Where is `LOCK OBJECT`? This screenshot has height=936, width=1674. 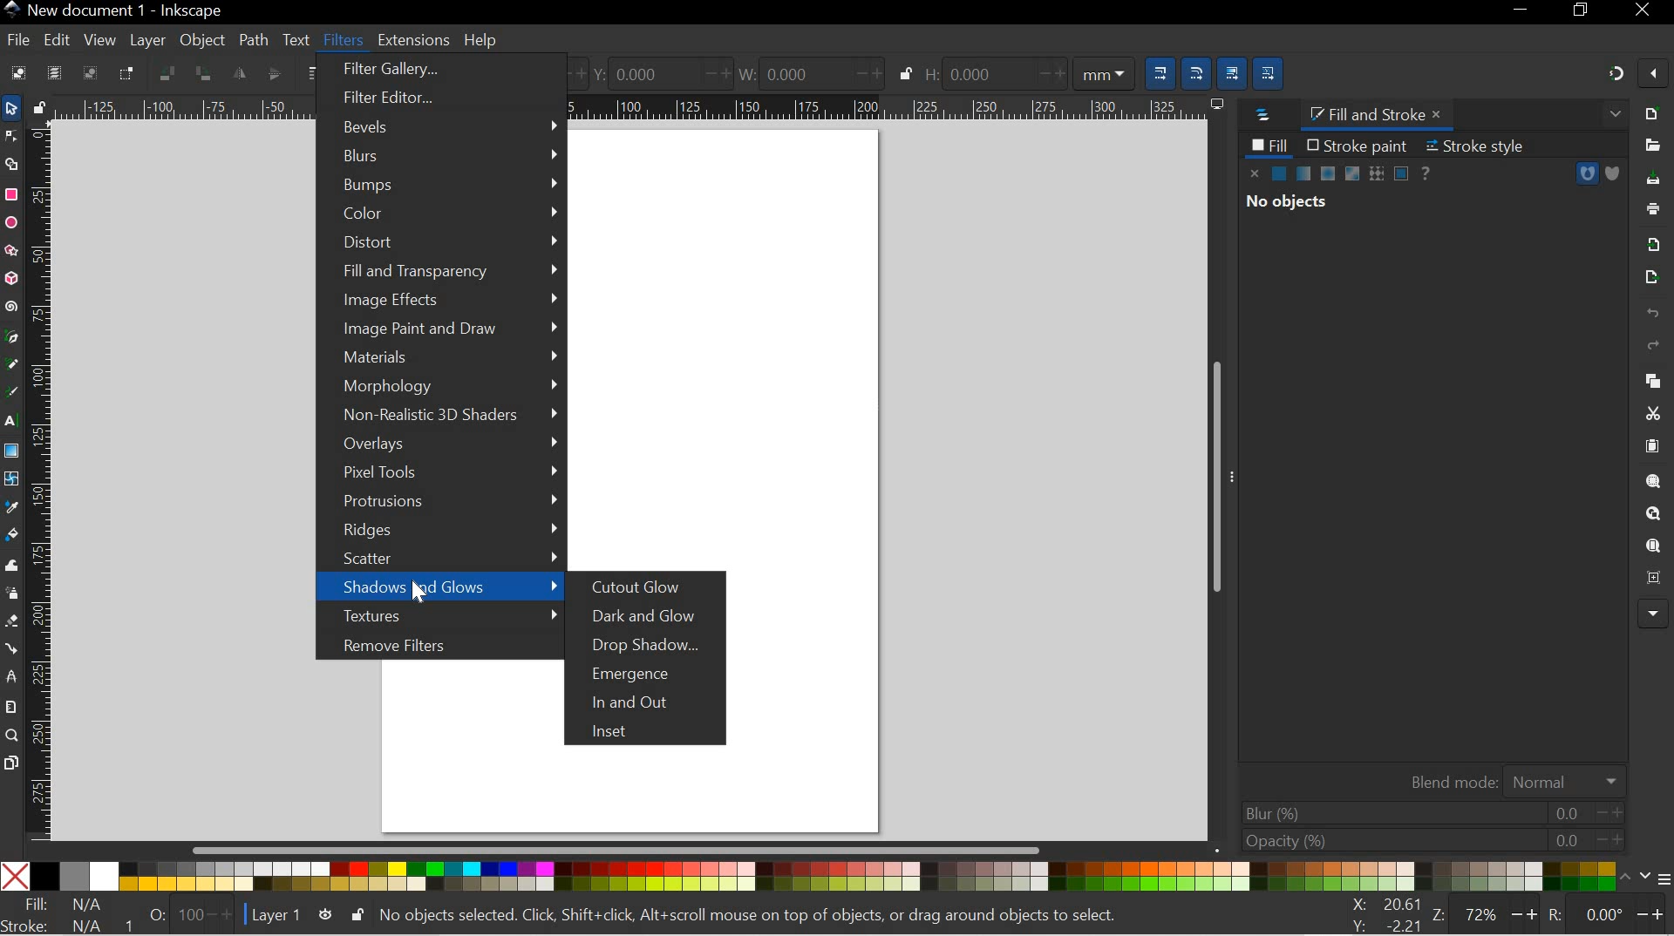 LOCK OBJECT is located at coordinates (904, 73).